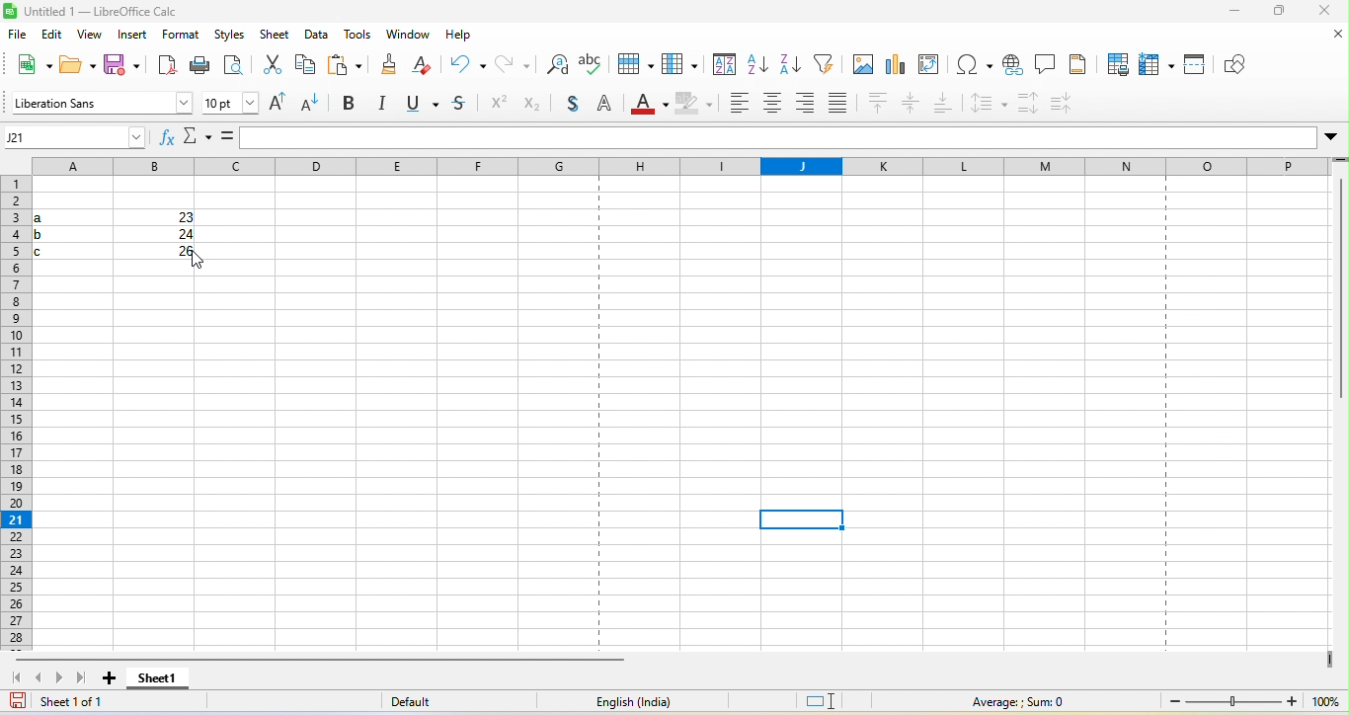 The image size is (1349, 715). I want to click on export direct as pdf, so click(162, 67).